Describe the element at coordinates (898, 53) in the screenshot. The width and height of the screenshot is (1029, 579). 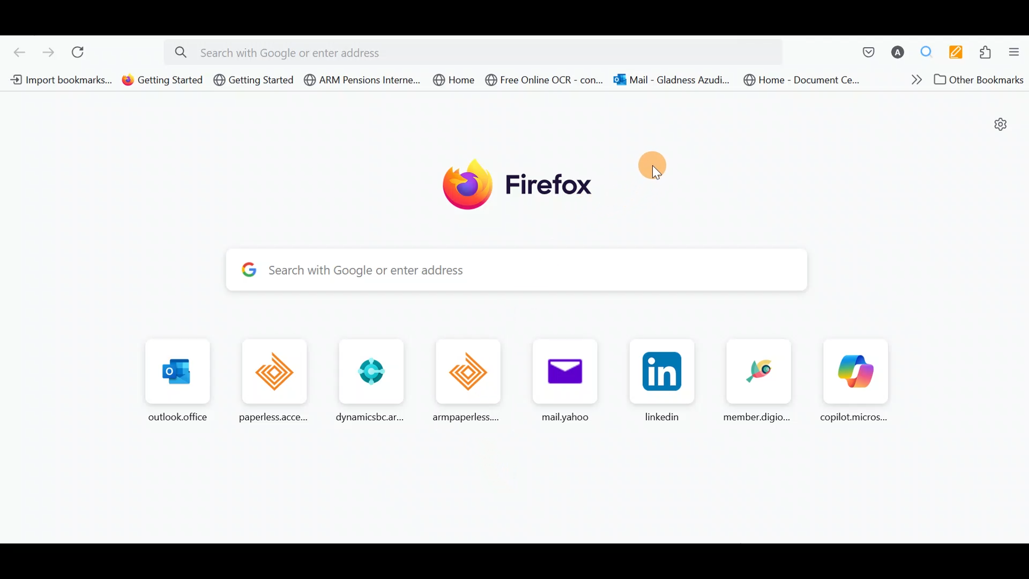
I see `Account` at that location.